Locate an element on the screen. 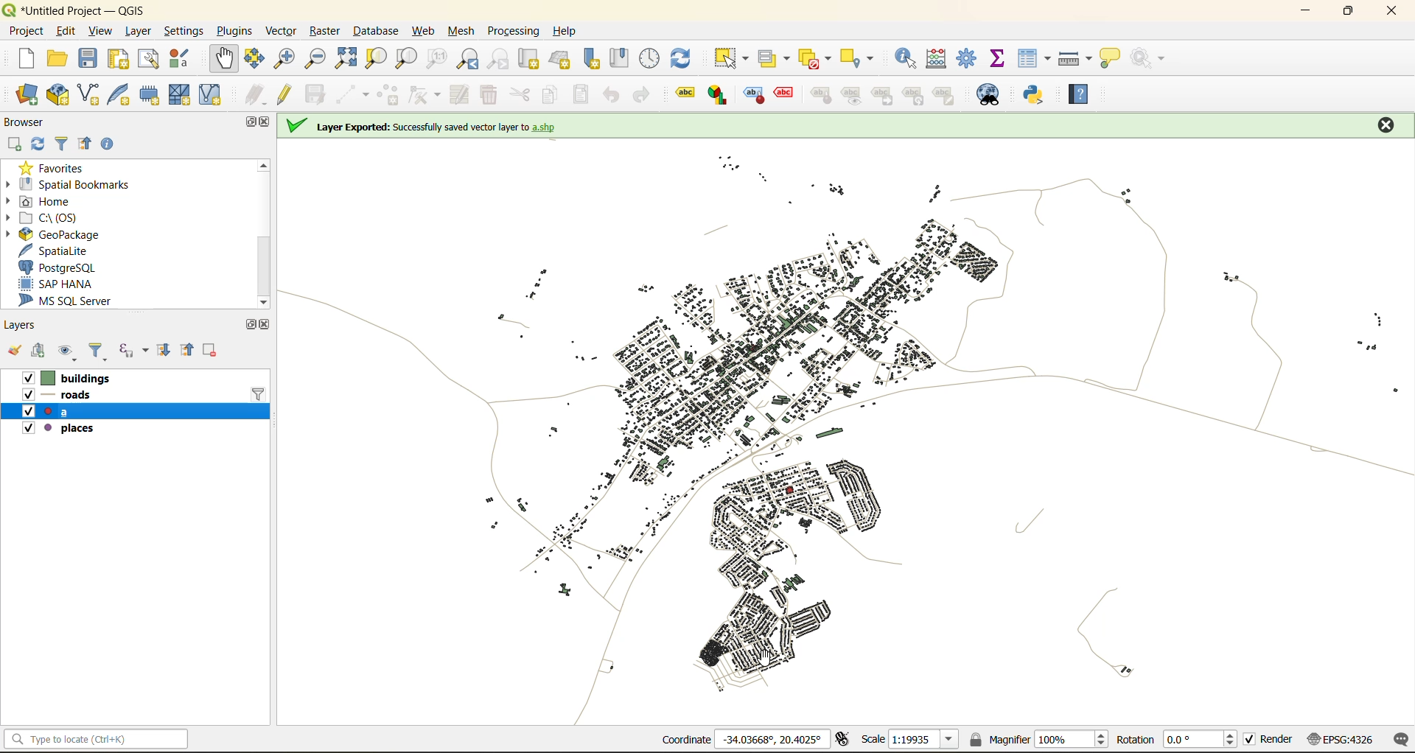 This screenshot has width=1415, height=753. scale is located at coordinates (911, 741).